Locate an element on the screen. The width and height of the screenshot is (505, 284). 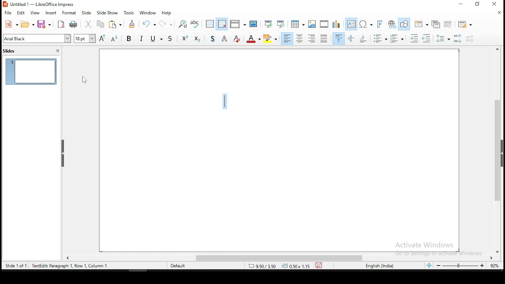
restore is located at coordinates (477, 4).